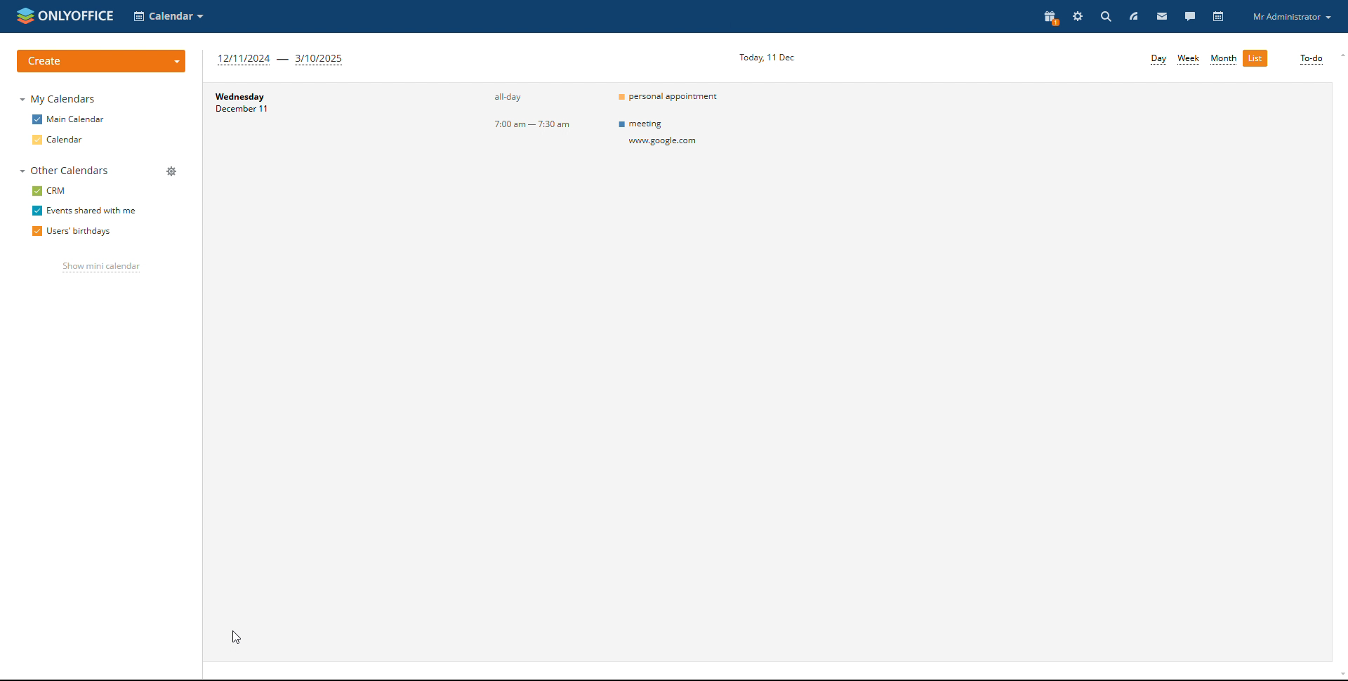 Image resolution: width=1348 pixels, height=681 pixels. I want to click on events, so click(669, 96).